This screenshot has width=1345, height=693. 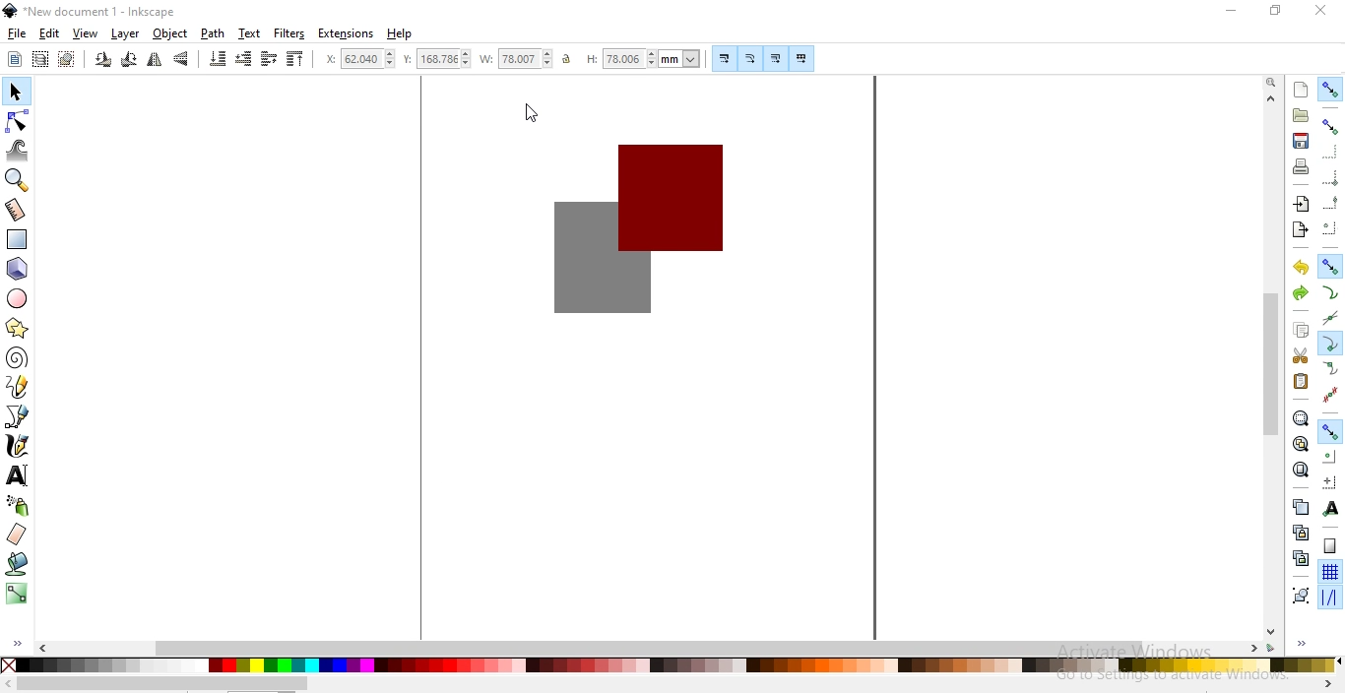 What do you see at coordinates (20, 151) in the screenshot?
I see `tweak objects by sculpting or painting` at bounding box center [20, 151].